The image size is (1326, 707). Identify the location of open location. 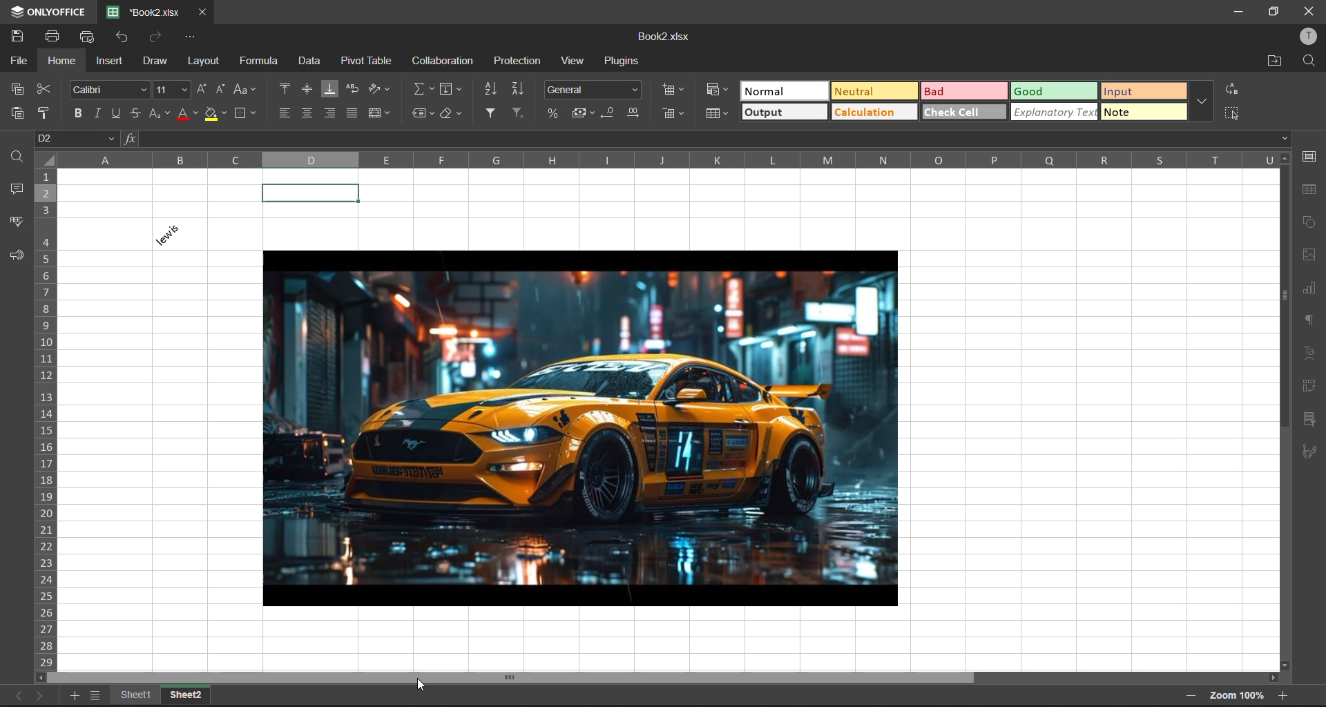
(1276, 61).